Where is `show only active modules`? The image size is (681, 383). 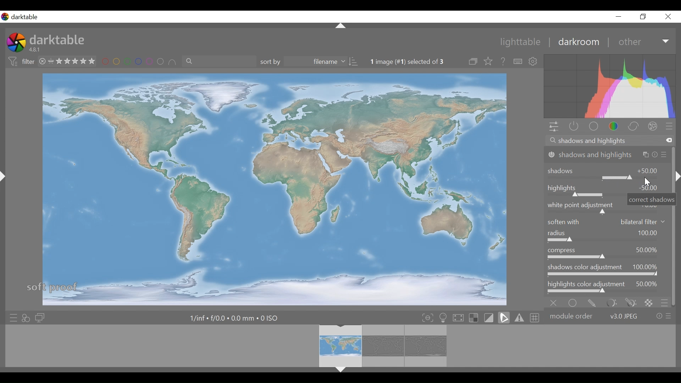 show only active modules is located at coordinates (574, 127).